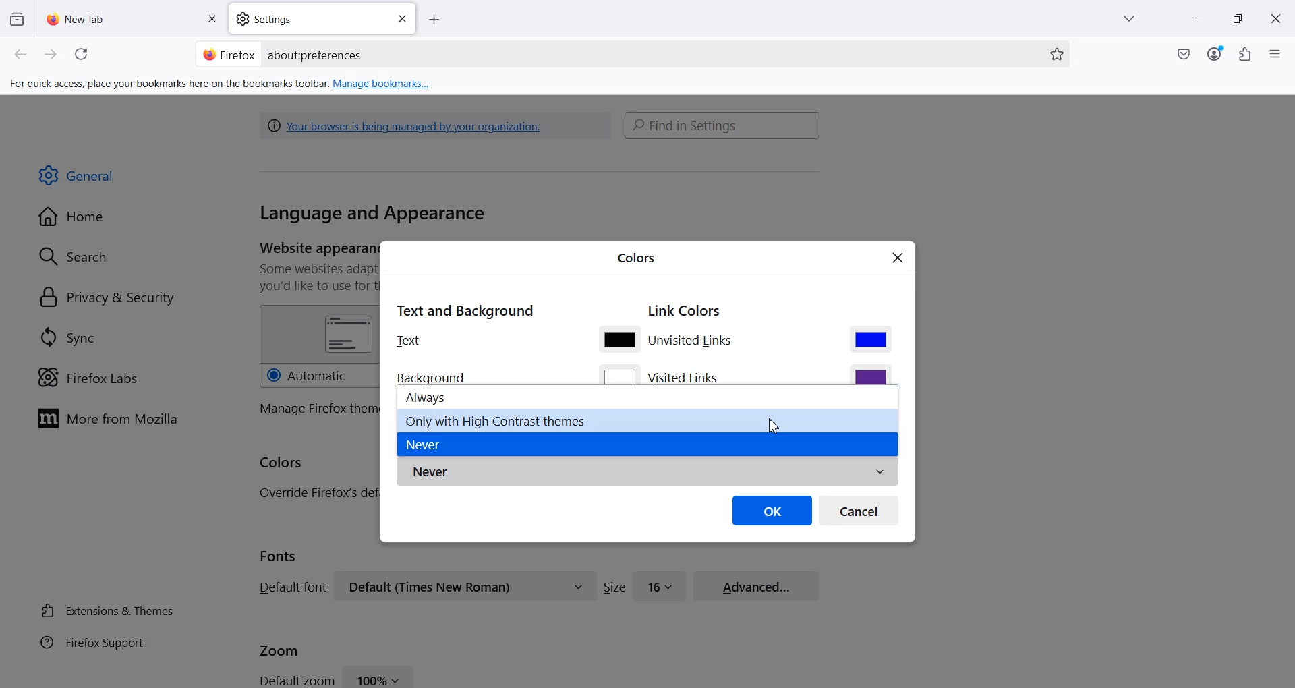 Image resolution: width=1295 pixels, height=688 pixels. What do you see at coordinates (295, 679) in the screenshot?
I see `Default zoom` at bounding box center [295, 679].